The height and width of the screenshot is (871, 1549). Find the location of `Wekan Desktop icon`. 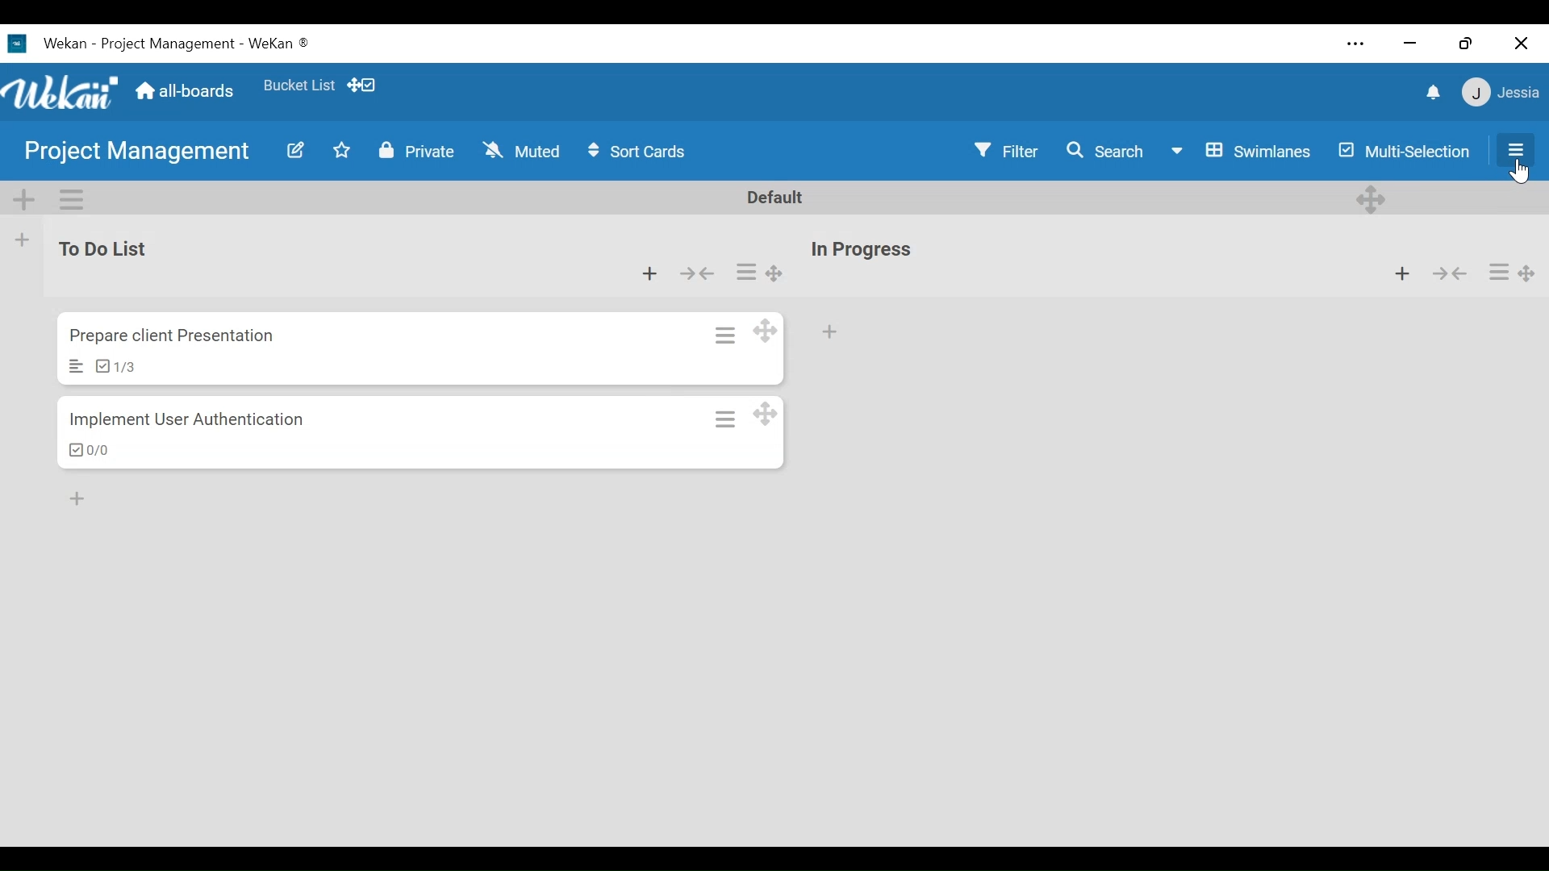

Wekan Desktop icon is located at coordinates (167, 44).